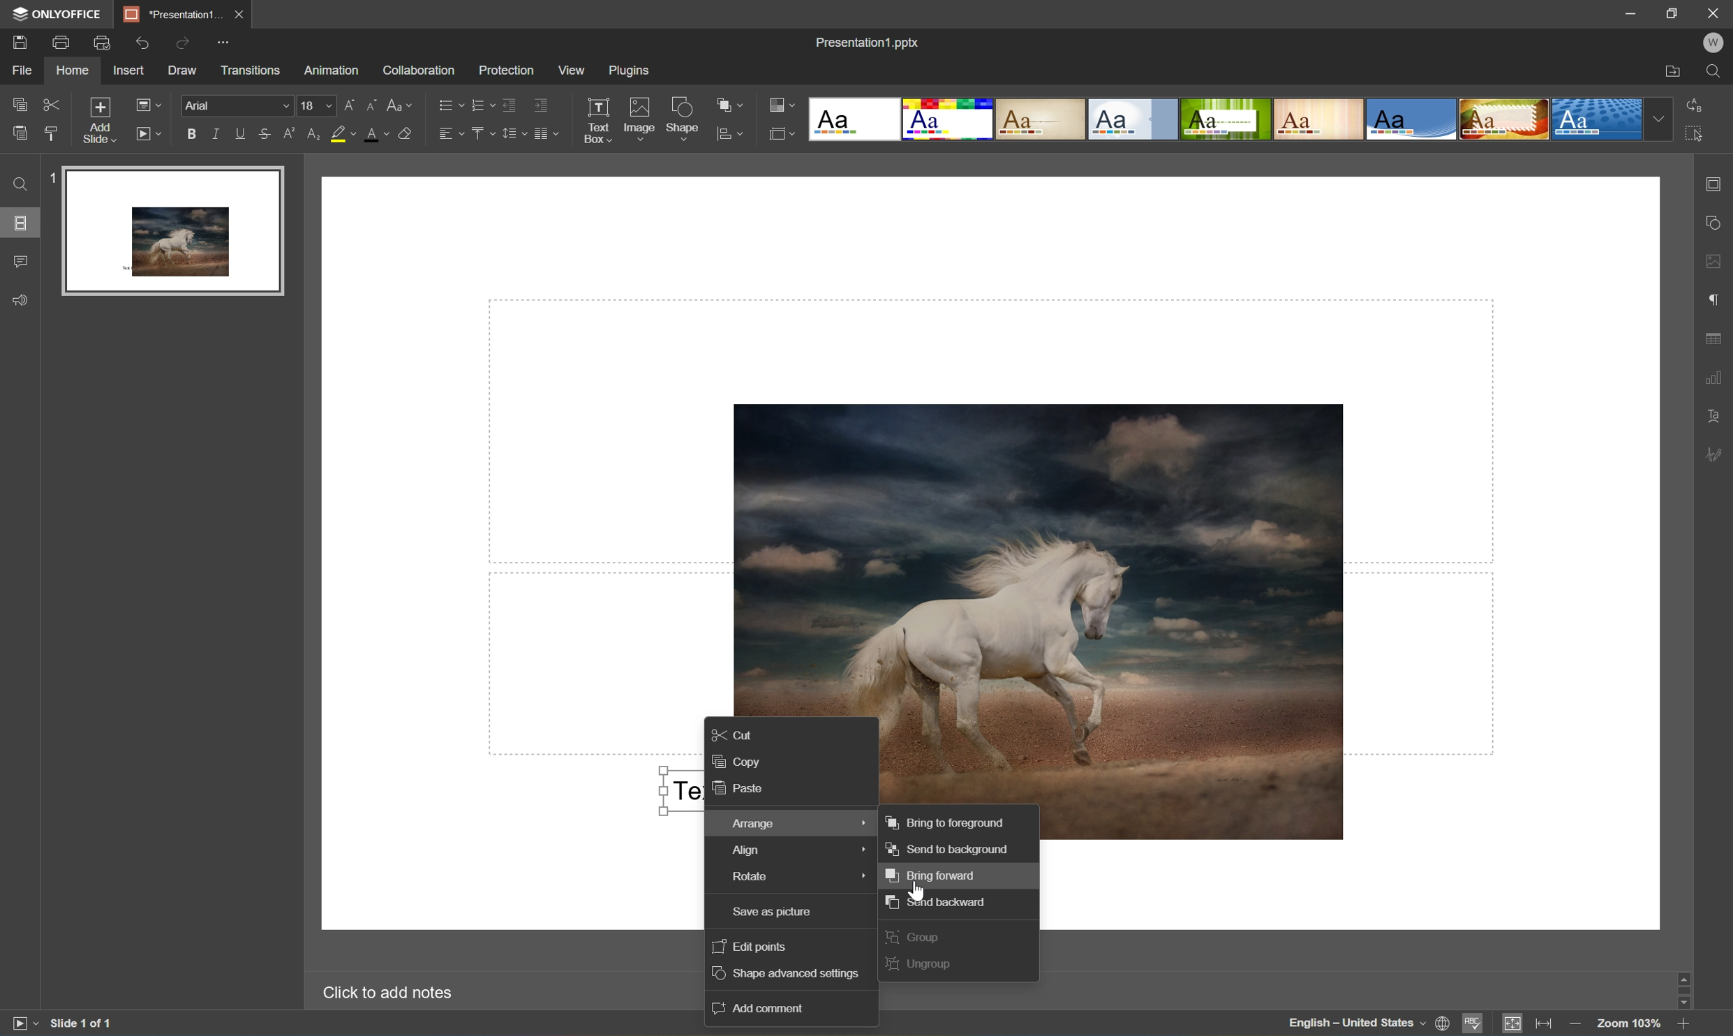 This screenshot has width=1733, height=1036. What do you see at coordinates (916, 889) in the screenshot?
I see `Cursor` at bounding box center [916, 889].